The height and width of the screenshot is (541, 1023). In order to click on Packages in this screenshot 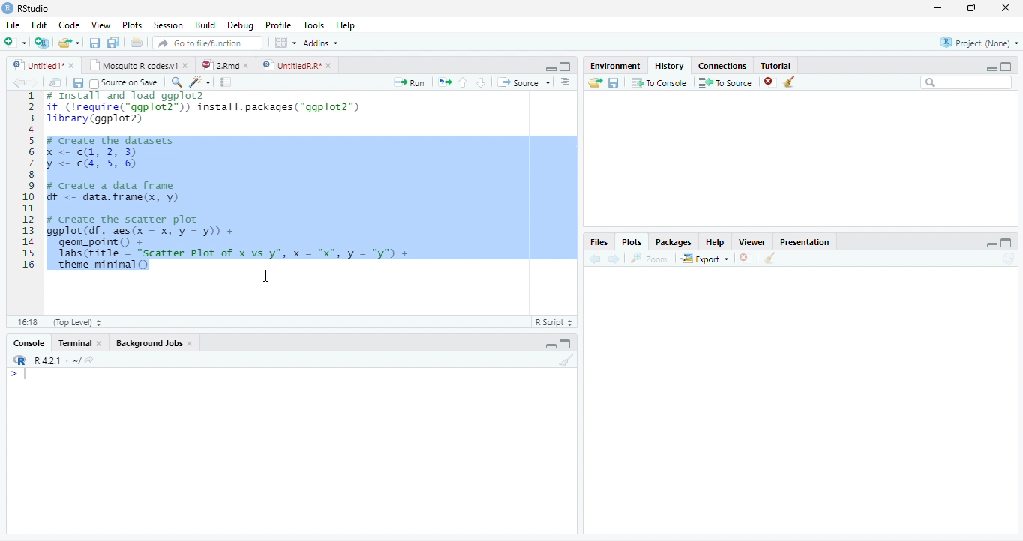, I will do `click(672, 241)`.